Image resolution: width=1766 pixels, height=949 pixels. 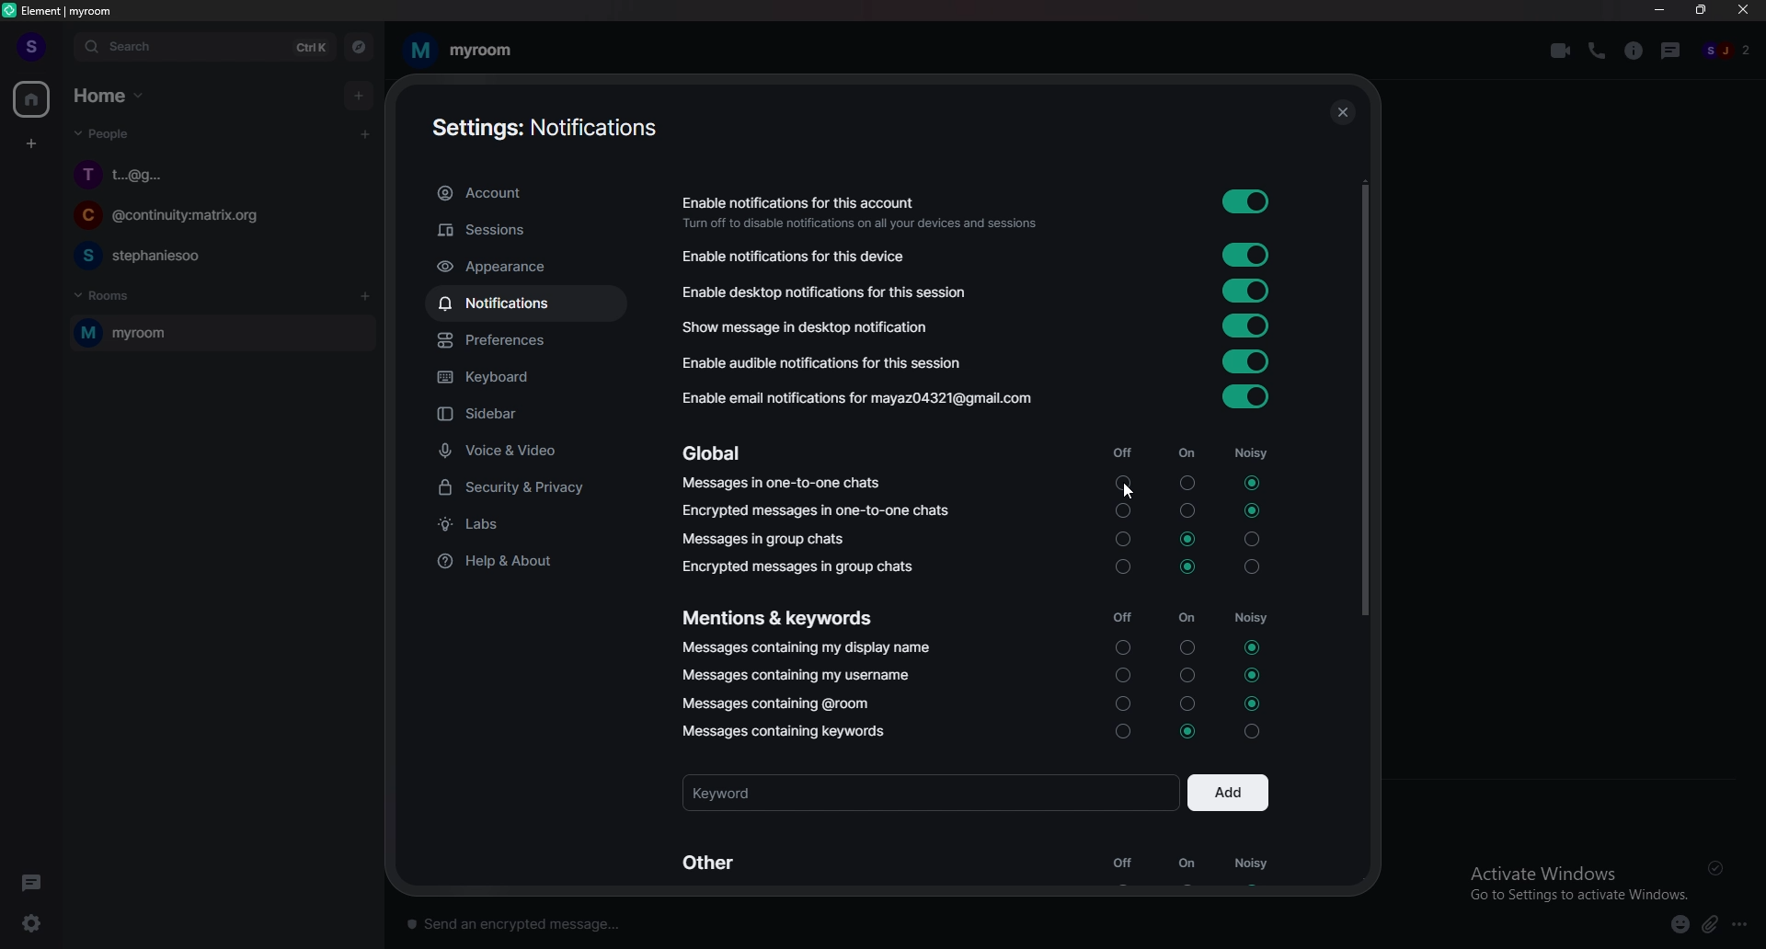 I want to click on mentions and keywords, so click(x=778, y=616).